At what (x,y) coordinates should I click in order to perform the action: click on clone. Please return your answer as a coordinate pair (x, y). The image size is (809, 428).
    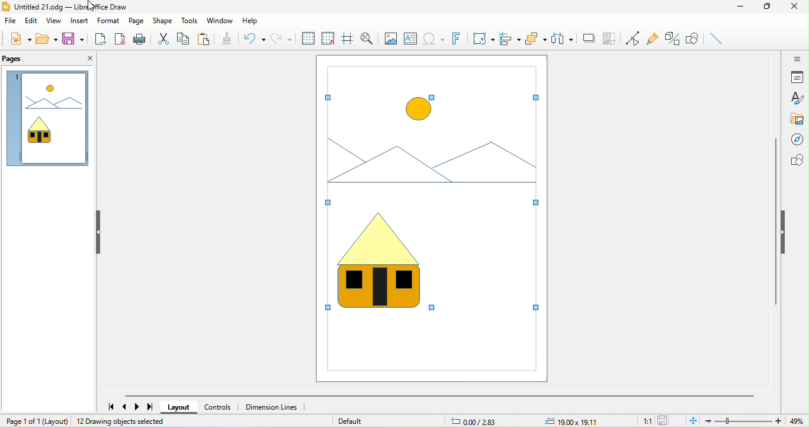
    Looking at the image, I should click on (235, 39).